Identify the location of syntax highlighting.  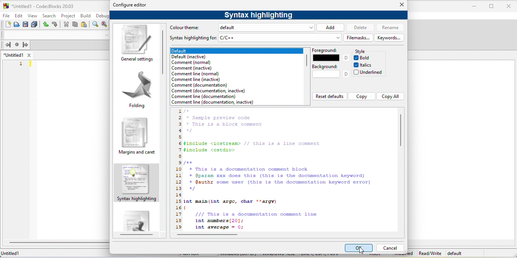
(137, 183).